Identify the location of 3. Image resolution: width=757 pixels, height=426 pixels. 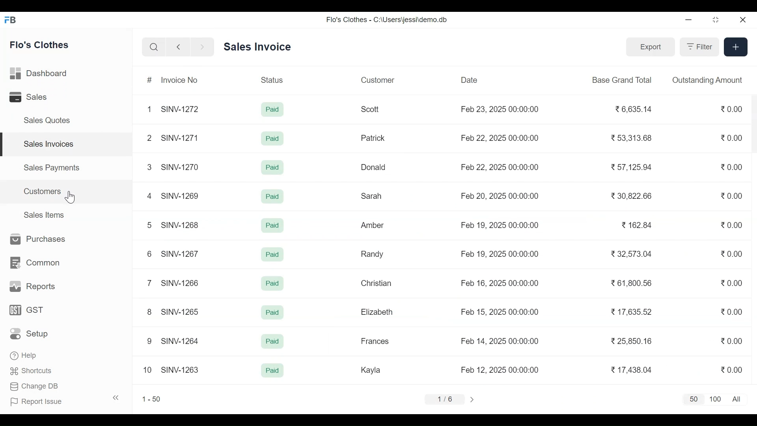
(149, 167).